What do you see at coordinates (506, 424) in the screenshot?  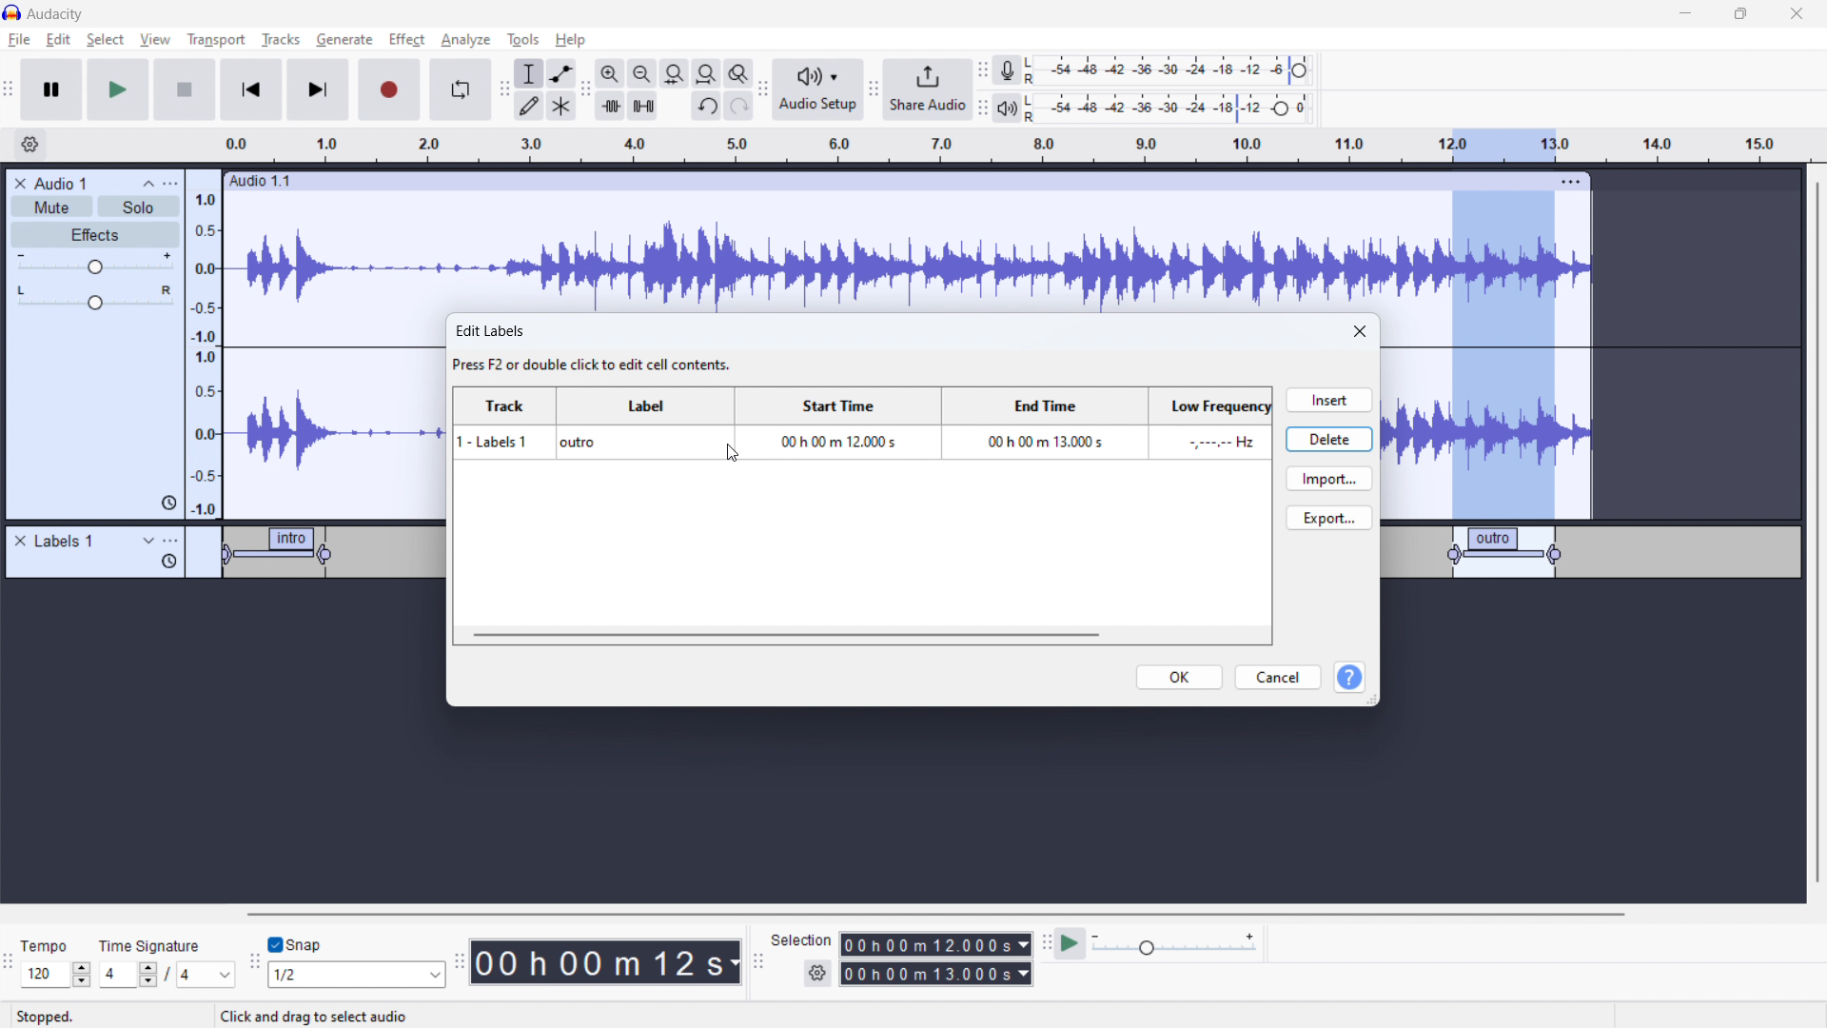 I see `track` at bounding box center [506, 424].